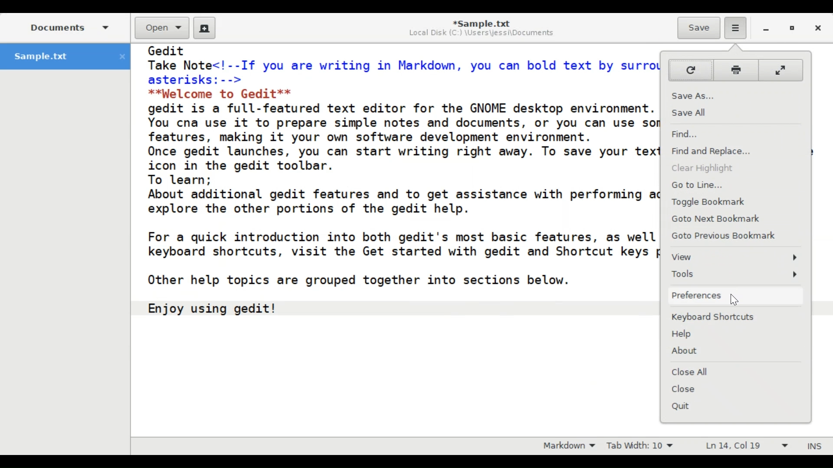 Image resolution: width=833 pixels, height=468 pixels. What do you see at coordinates (569, 446) in the screenshot?
I see `Highlight Mode: Markdown` at bounding box center [569, 446].